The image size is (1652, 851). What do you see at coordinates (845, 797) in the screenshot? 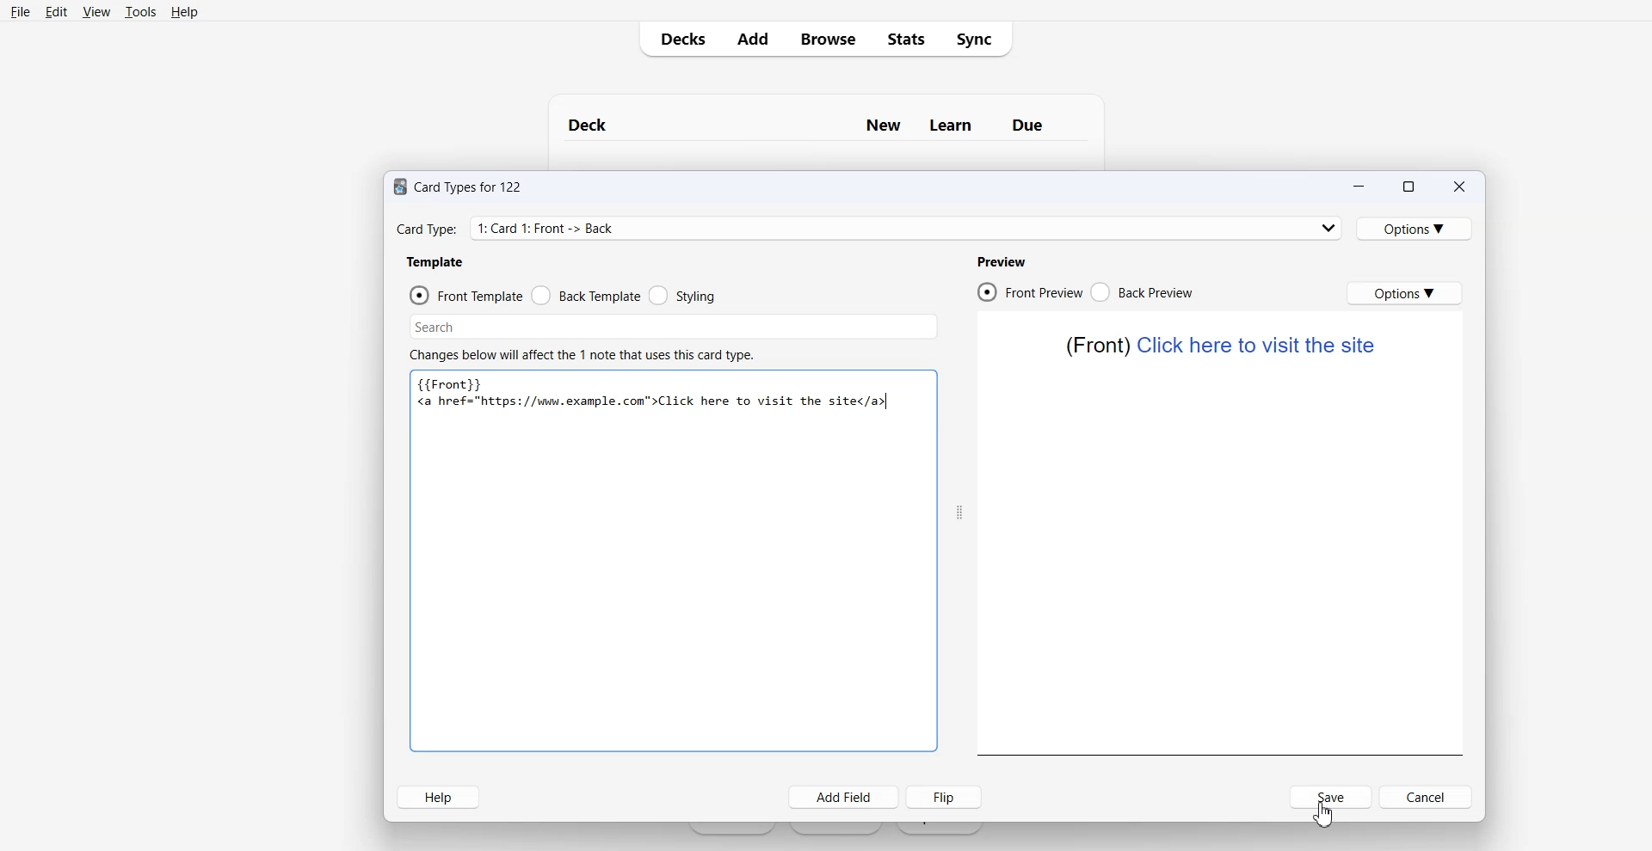
I see `Add Field` at bounding box center [845, 797].